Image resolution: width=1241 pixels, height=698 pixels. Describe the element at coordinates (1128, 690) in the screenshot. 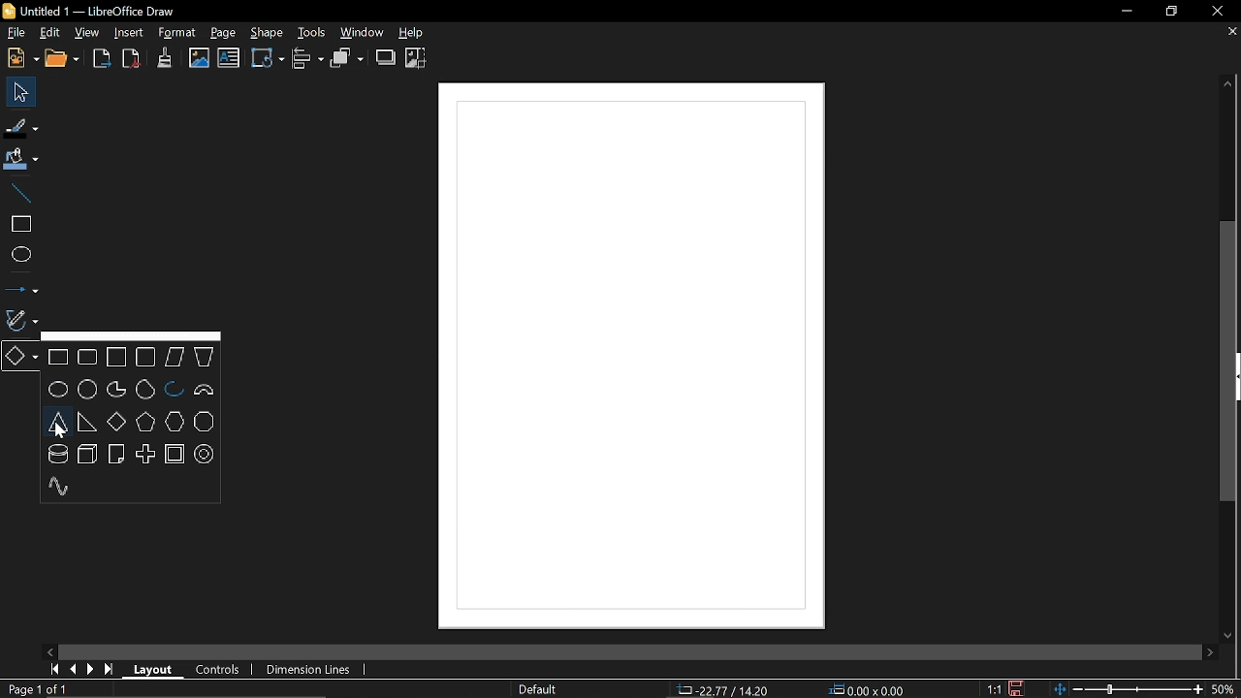

I see `Change zopm` at that location.